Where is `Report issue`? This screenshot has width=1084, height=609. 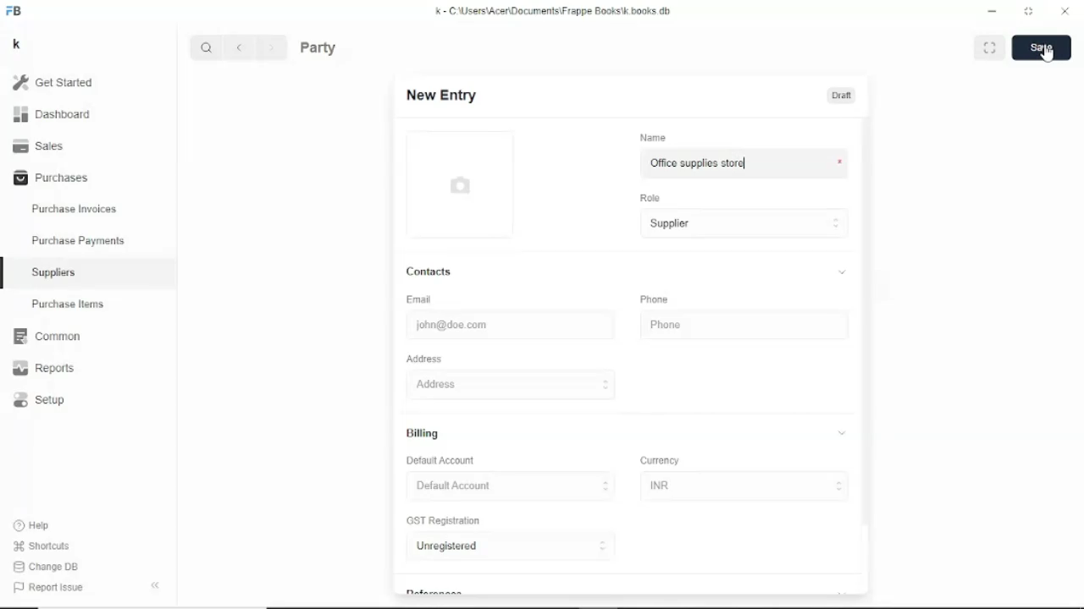
Report issue is located at coordinates (47, 589).